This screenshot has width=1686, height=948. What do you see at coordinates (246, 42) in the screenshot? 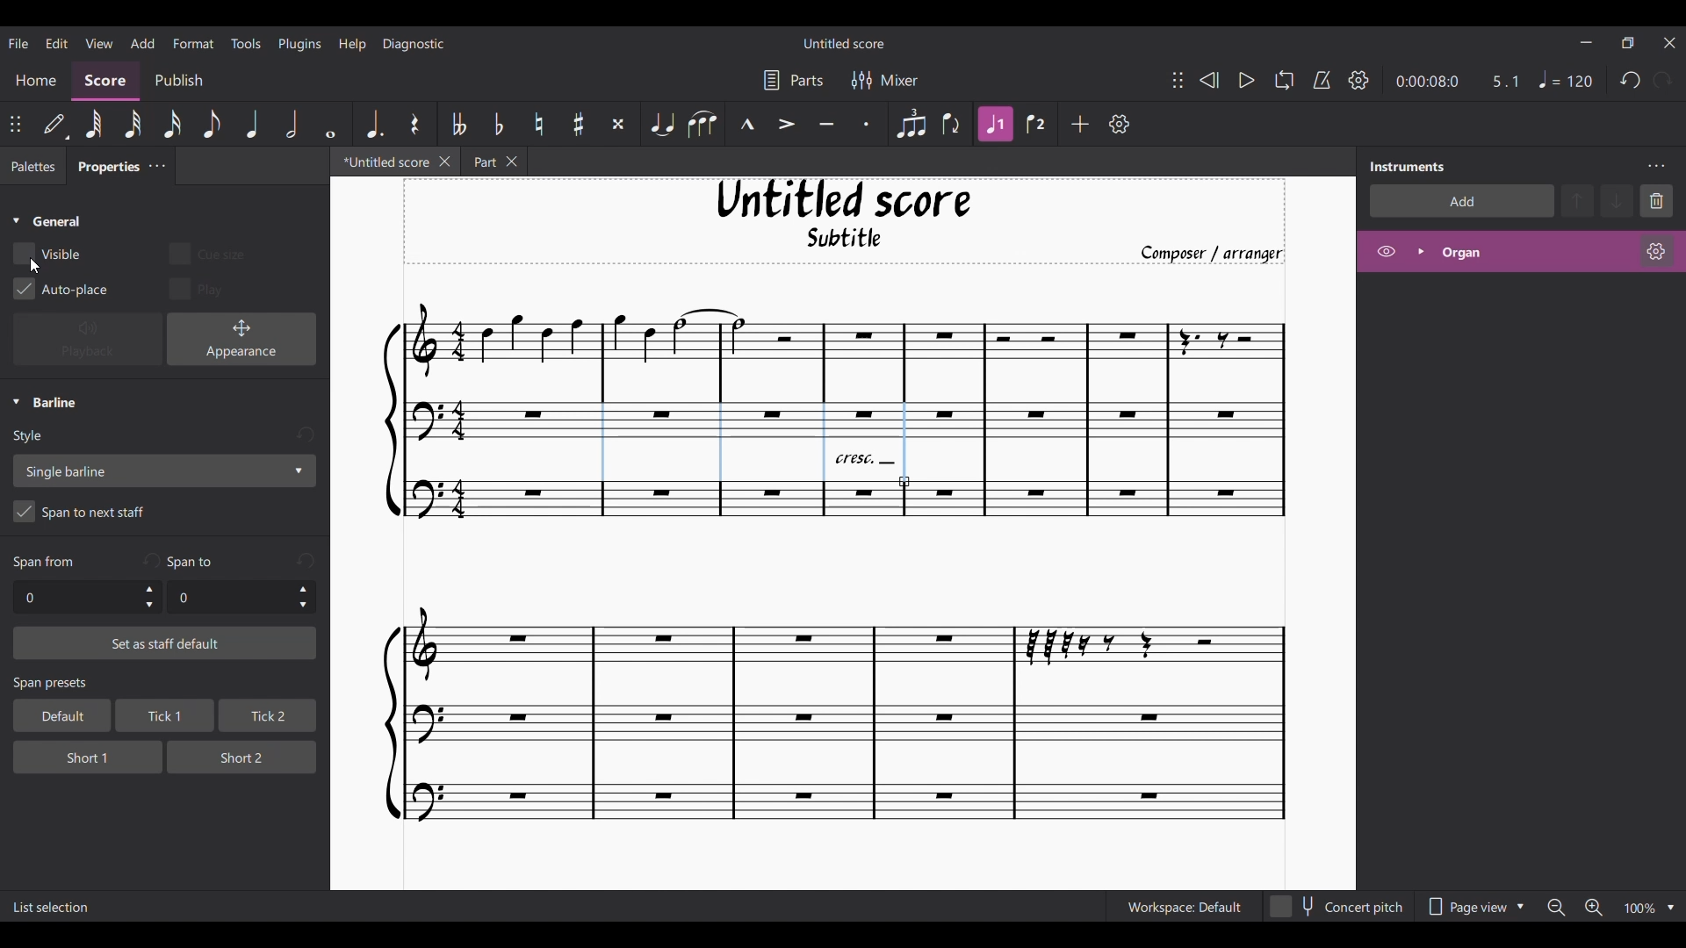
I see `Tools menu` at bounding box center [246, 42].